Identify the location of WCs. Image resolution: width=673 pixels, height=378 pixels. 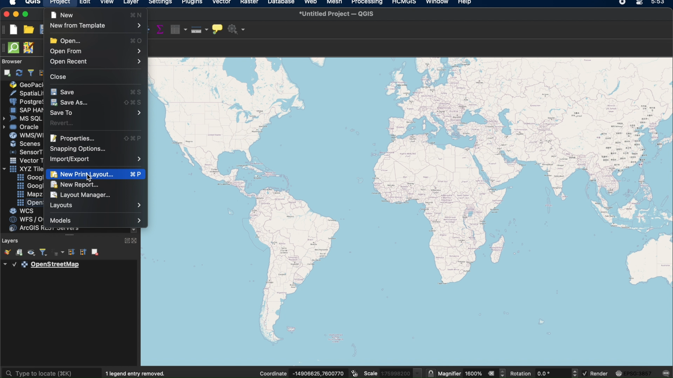
(22, 211).